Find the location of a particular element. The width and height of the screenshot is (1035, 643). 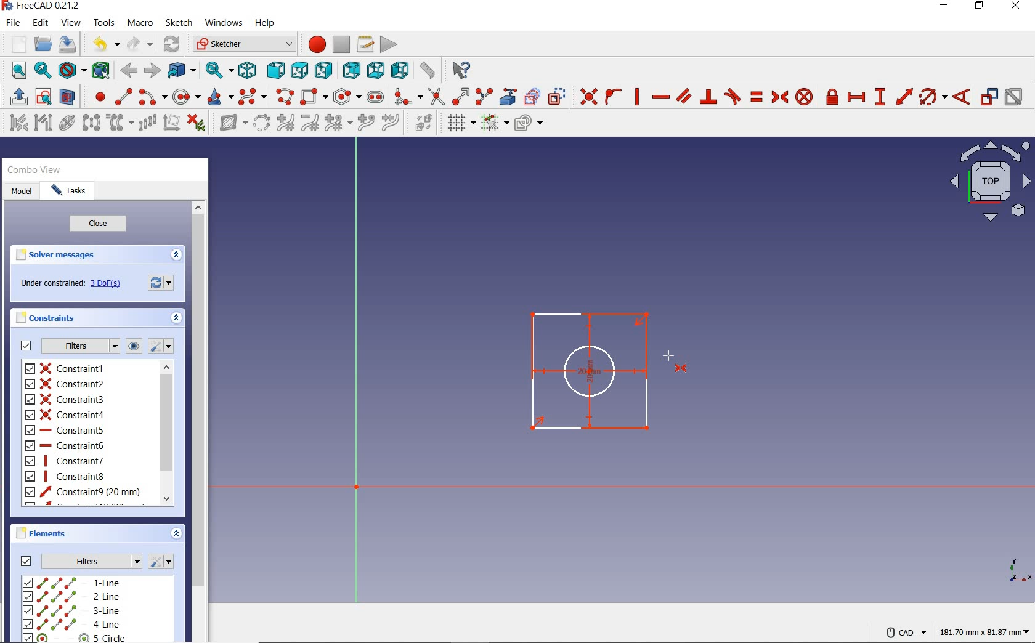

draw style is located at coordinates (70, 70).